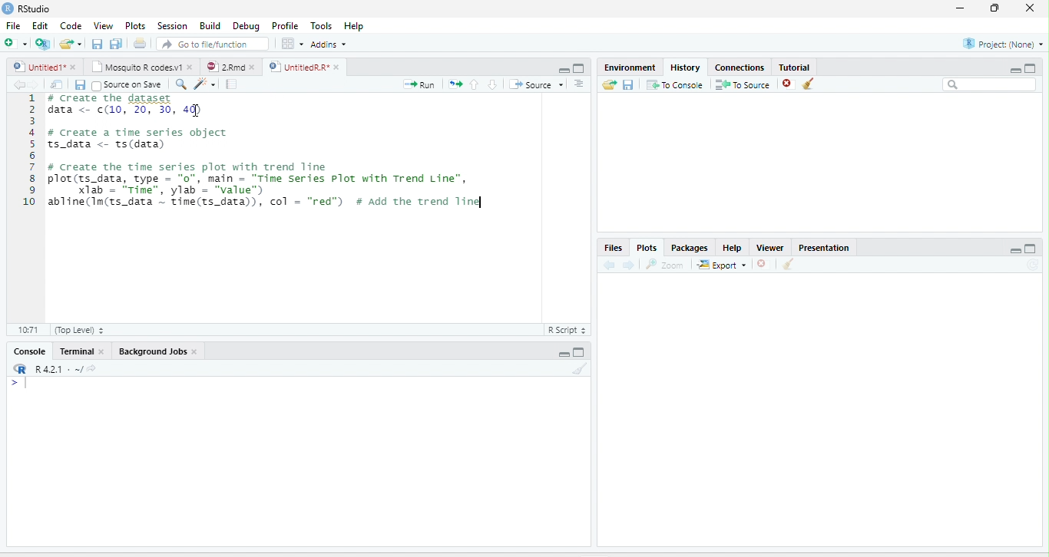 Image resolution: width=1049 pixels, height=557 pixels. I want to click on Search bar, so click(989, 84).